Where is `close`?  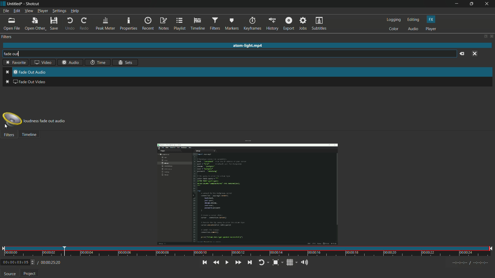
close is located at coordinates (476, 53).